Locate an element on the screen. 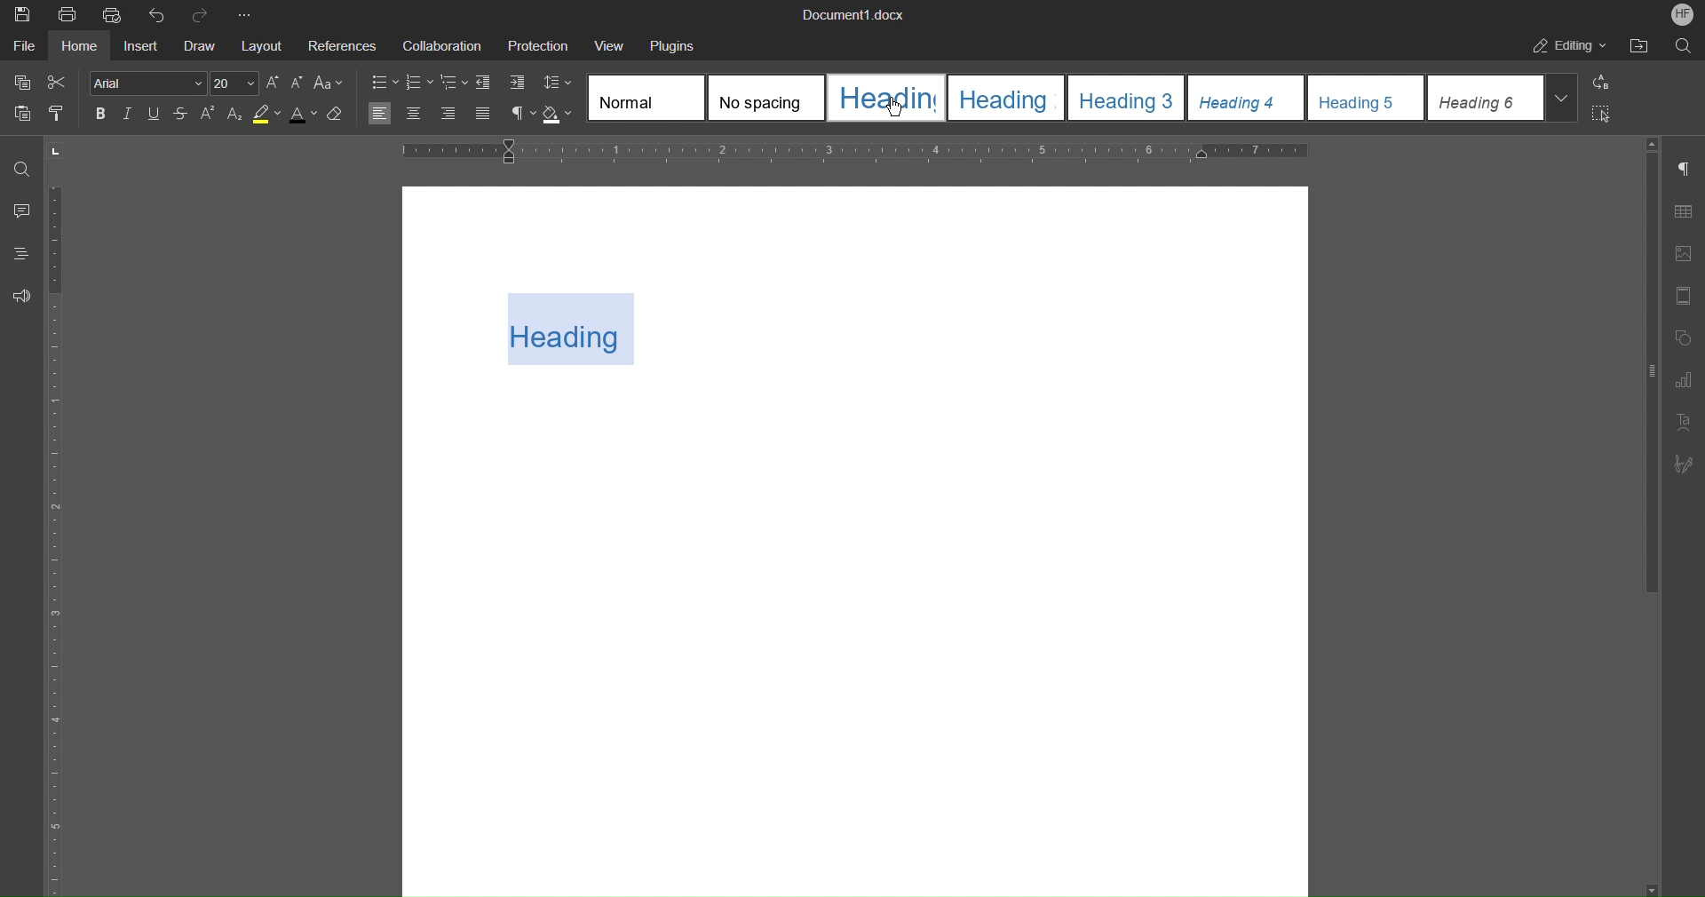 This screenshot has width=1705, height=897. Non-Printing Characters is located at coordinates (523, 115).